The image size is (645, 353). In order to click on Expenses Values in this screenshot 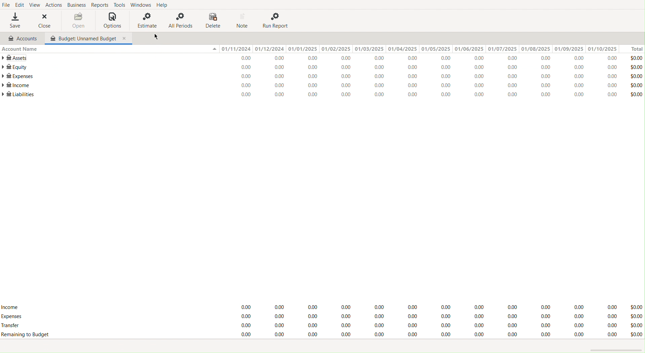, I will do `click(424, 316)`.